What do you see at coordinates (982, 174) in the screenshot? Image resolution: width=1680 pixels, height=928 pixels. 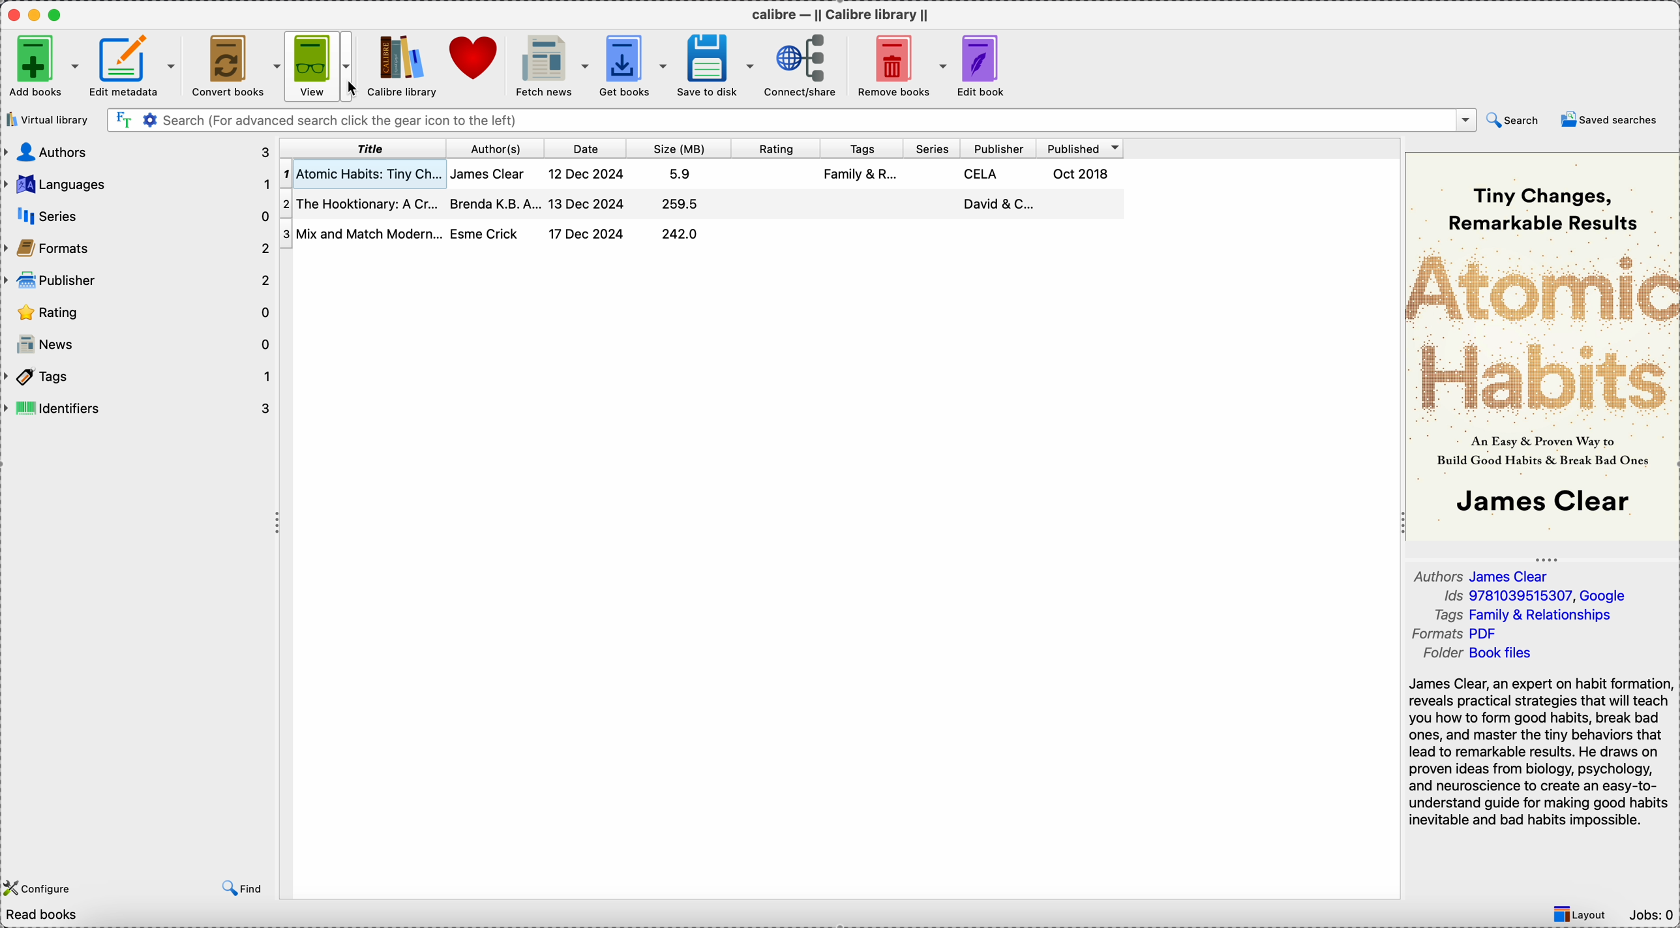 I see `CELA` at bounding box center [982, 174].